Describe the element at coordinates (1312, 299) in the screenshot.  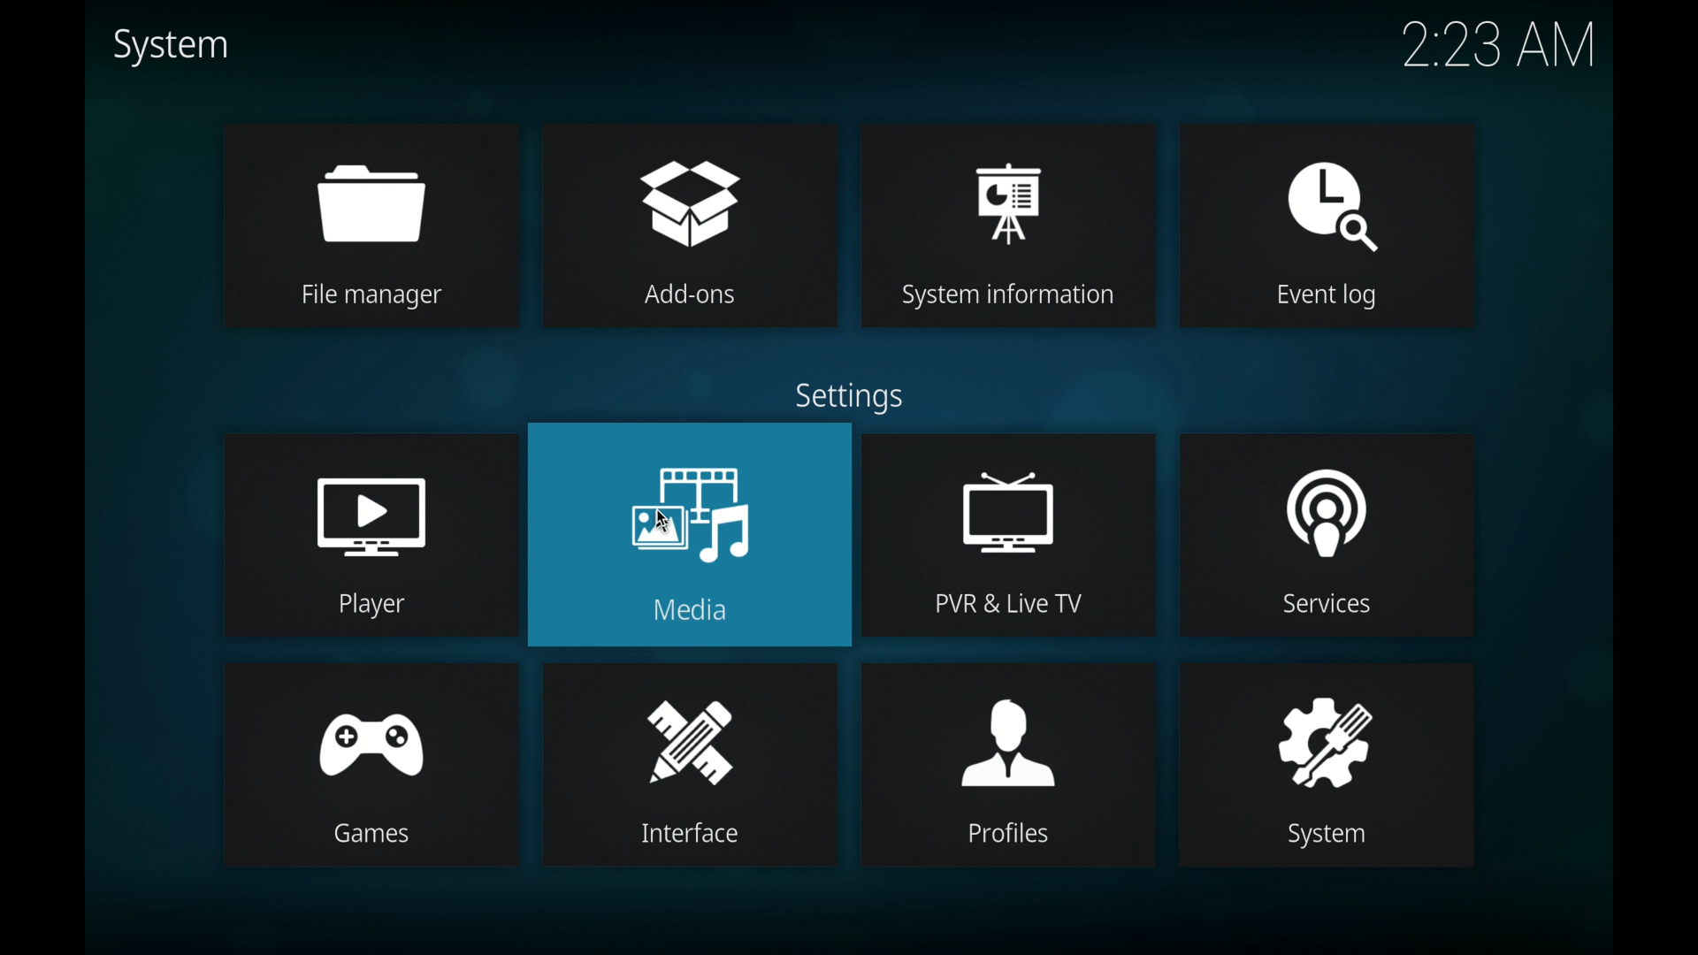
I see `Event log` at that location.